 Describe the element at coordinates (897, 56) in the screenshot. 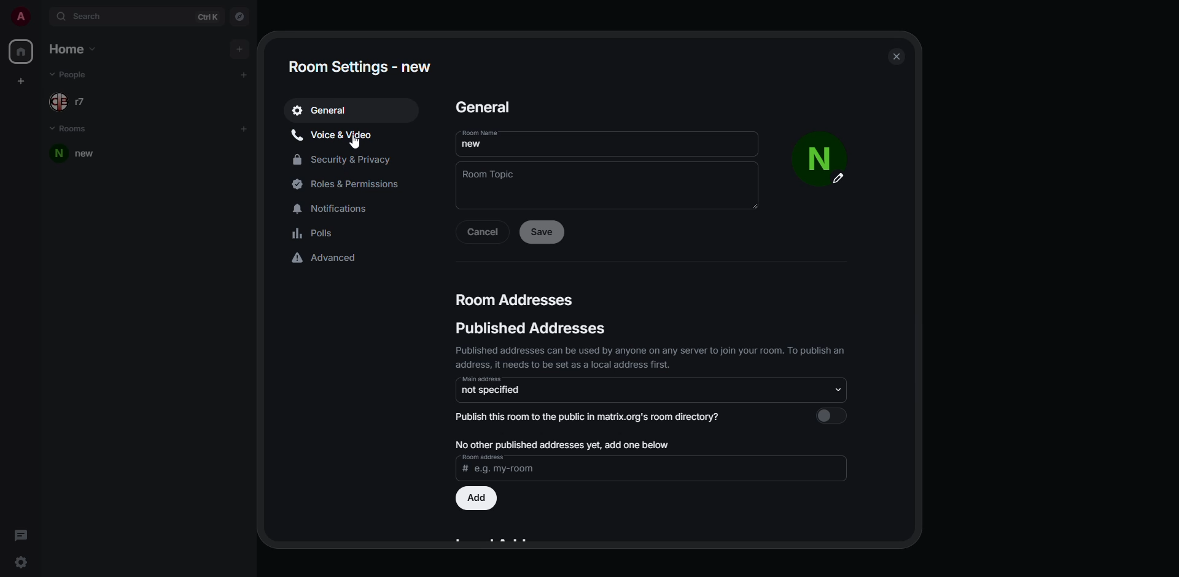

I see `close` at that location.